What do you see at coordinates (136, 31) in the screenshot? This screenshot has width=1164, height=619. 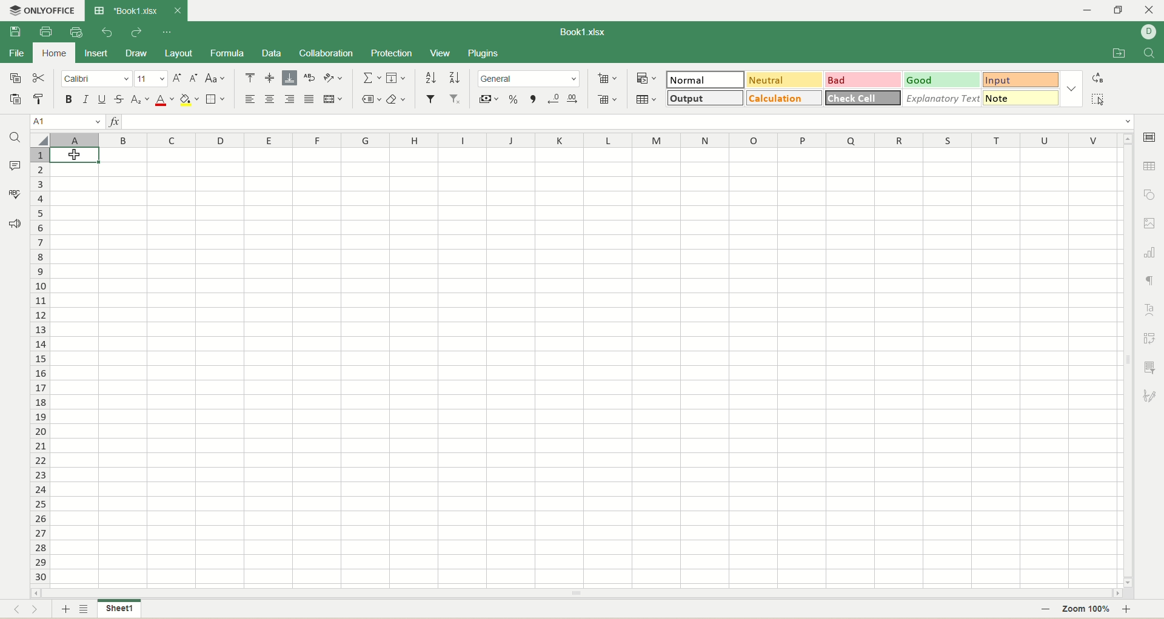 I see `redo` at bounding box center [136, 31].